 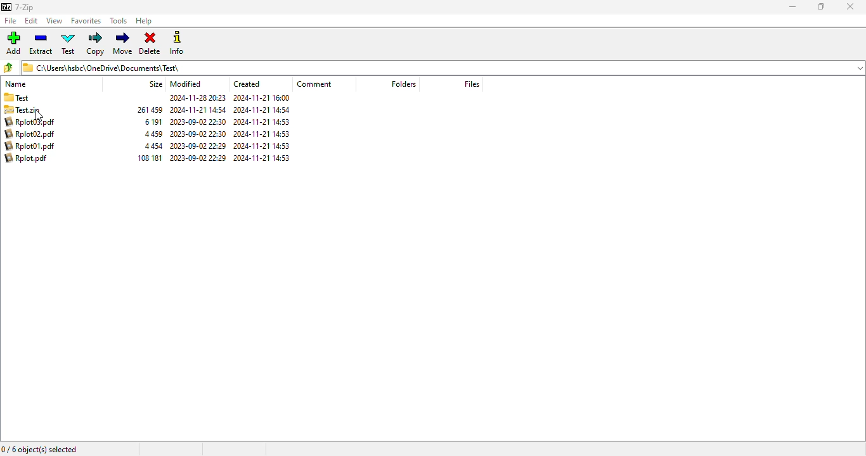 I want to click on size, so click(x=155, y=84).